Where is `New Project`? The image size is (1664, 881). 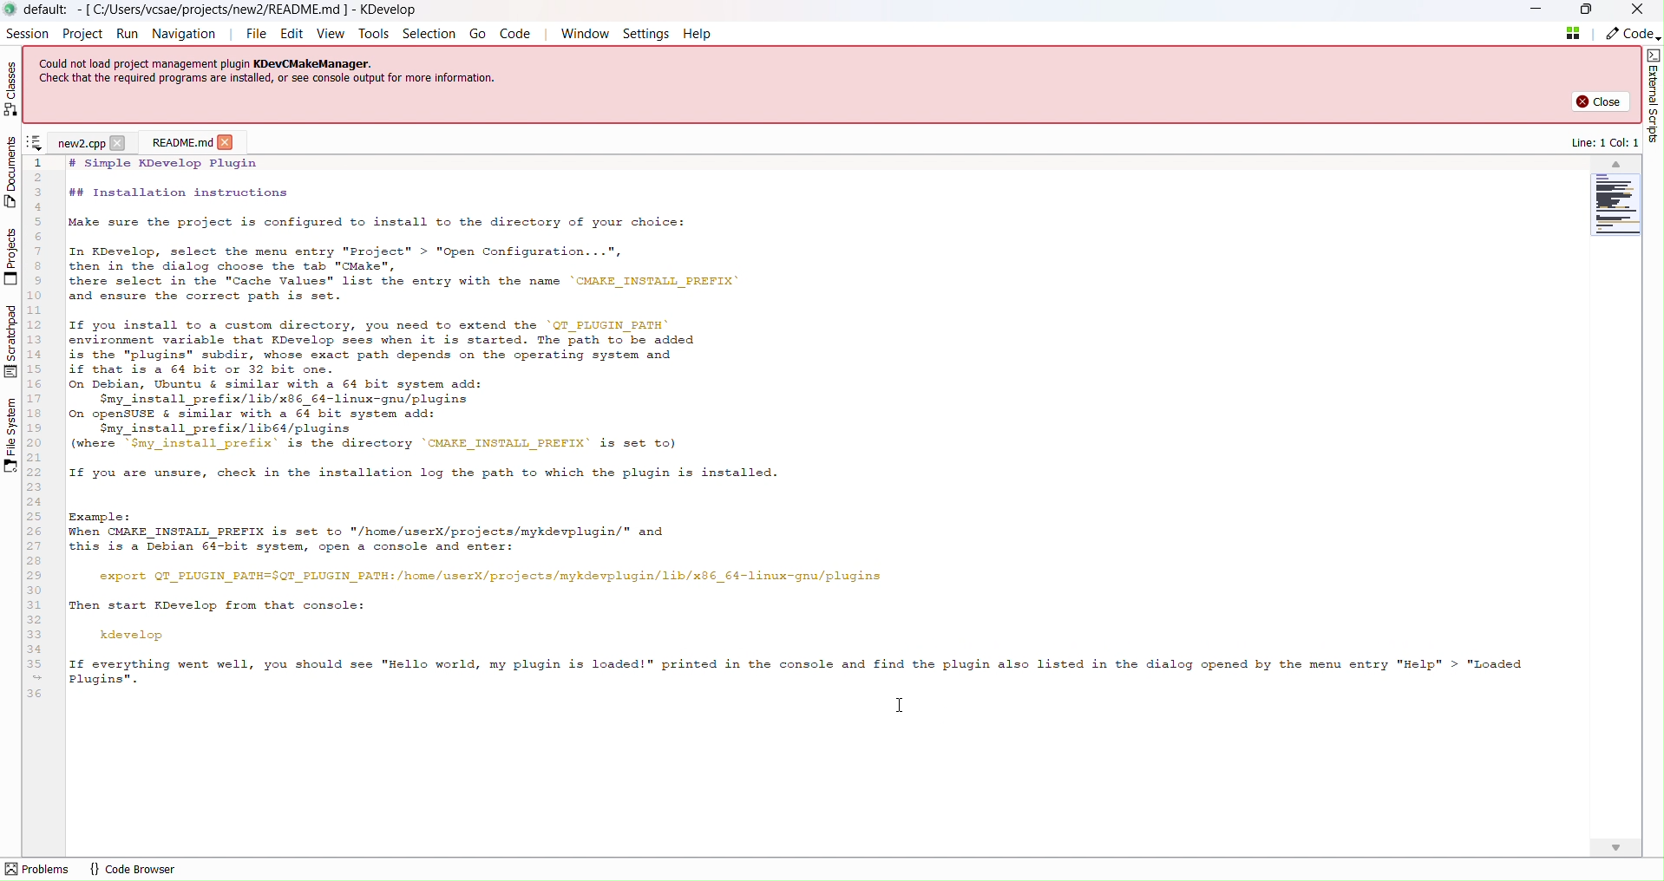
New Project is located at coordinates (79, 144).